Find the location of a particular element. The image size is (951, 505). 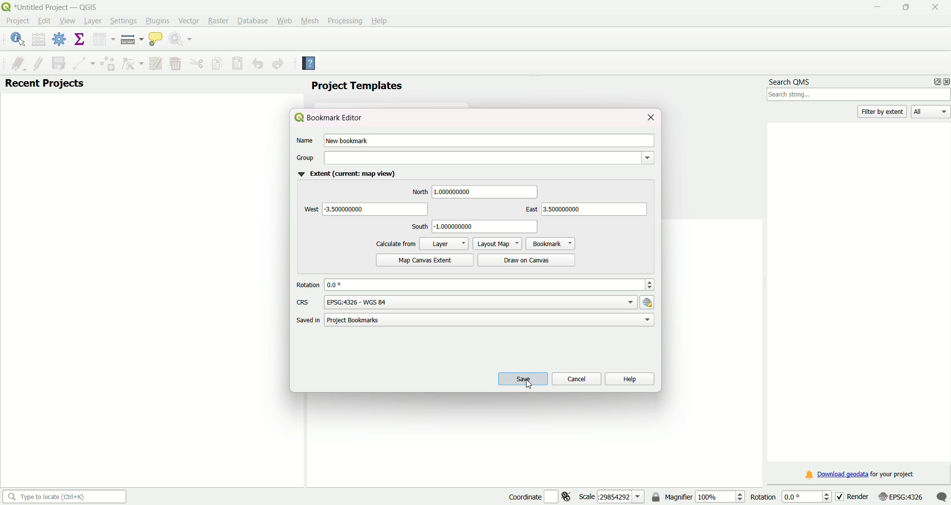

close is located at coordinates (650, 117).